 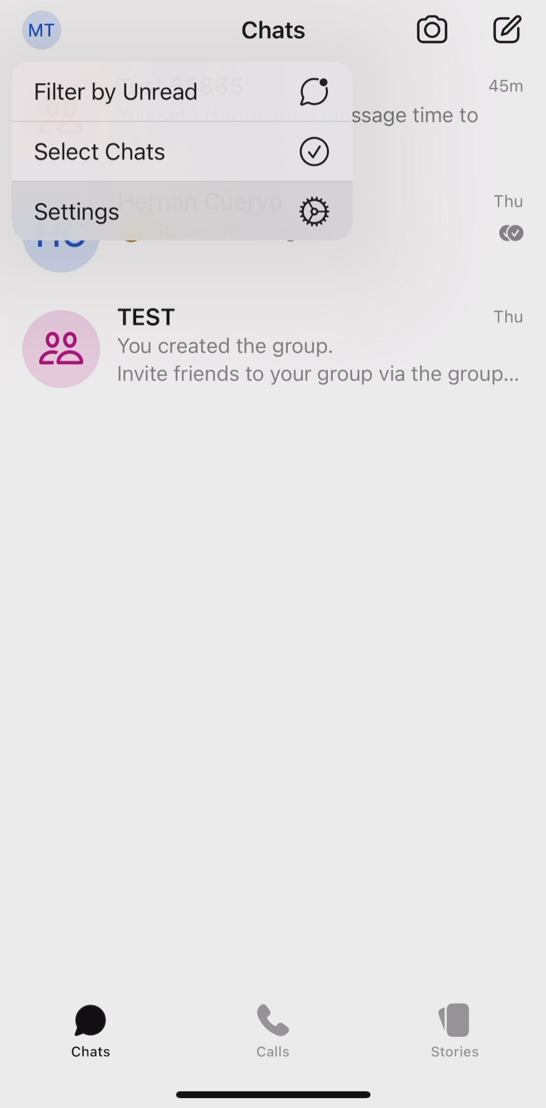 What do you see at coordinates (273, 1089) in the screenshot?
I see `pull down ` at bounding box center [273, 1089].